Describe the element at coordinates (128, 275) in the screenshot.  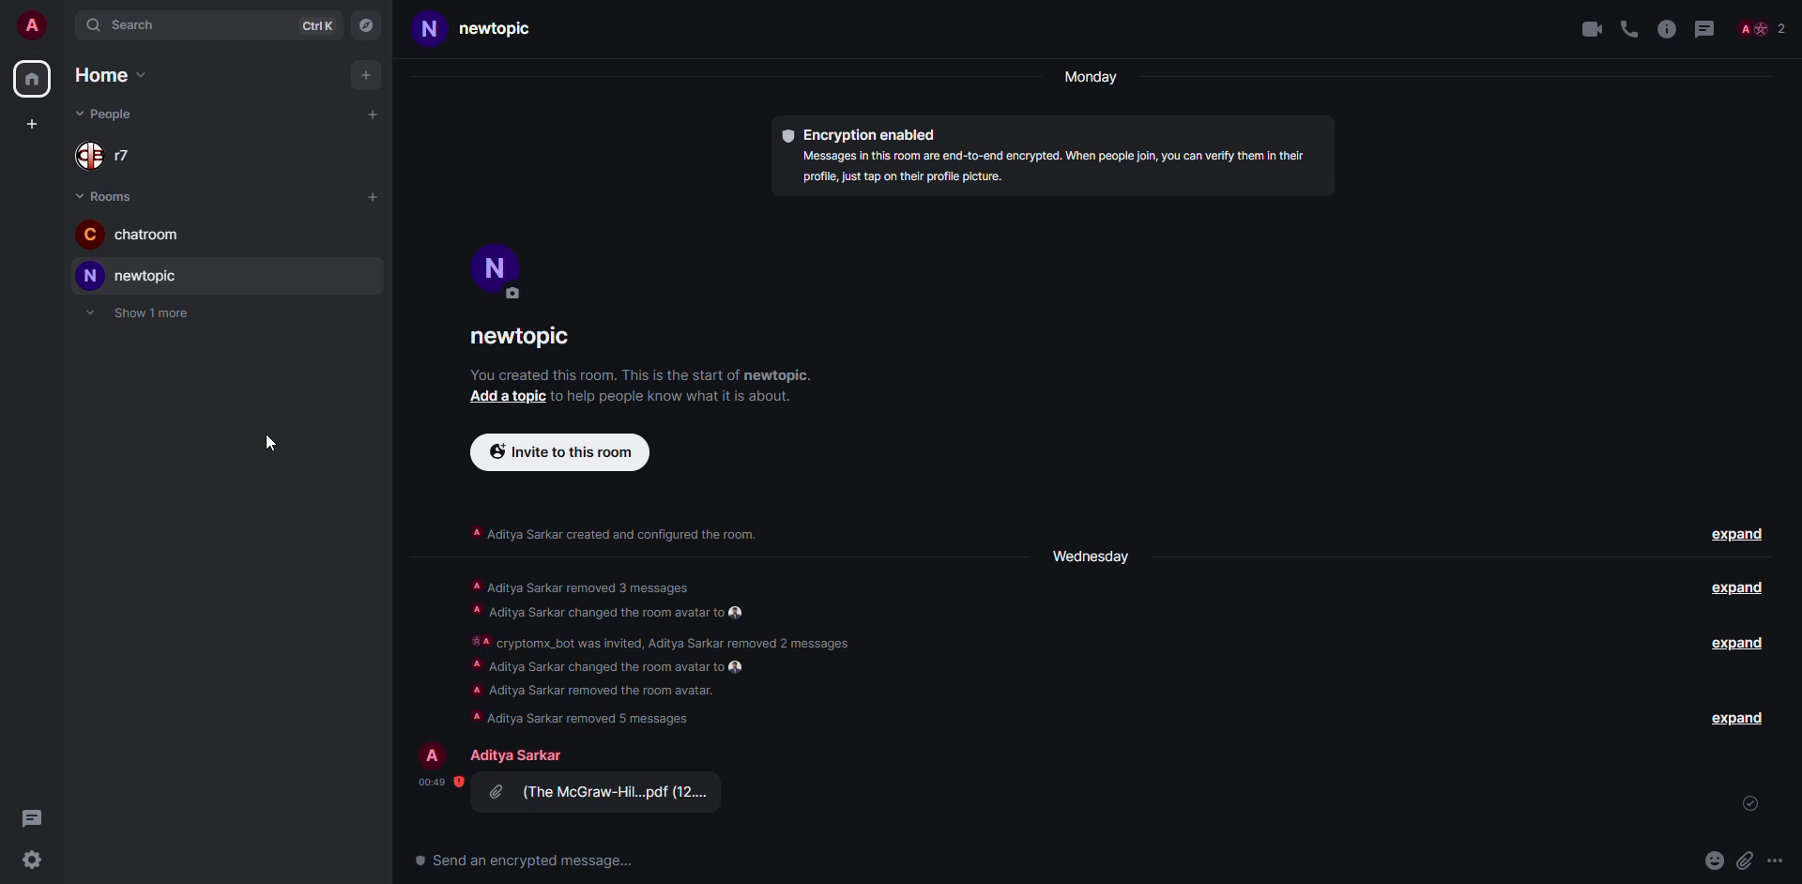
I see `new topic` at that location.